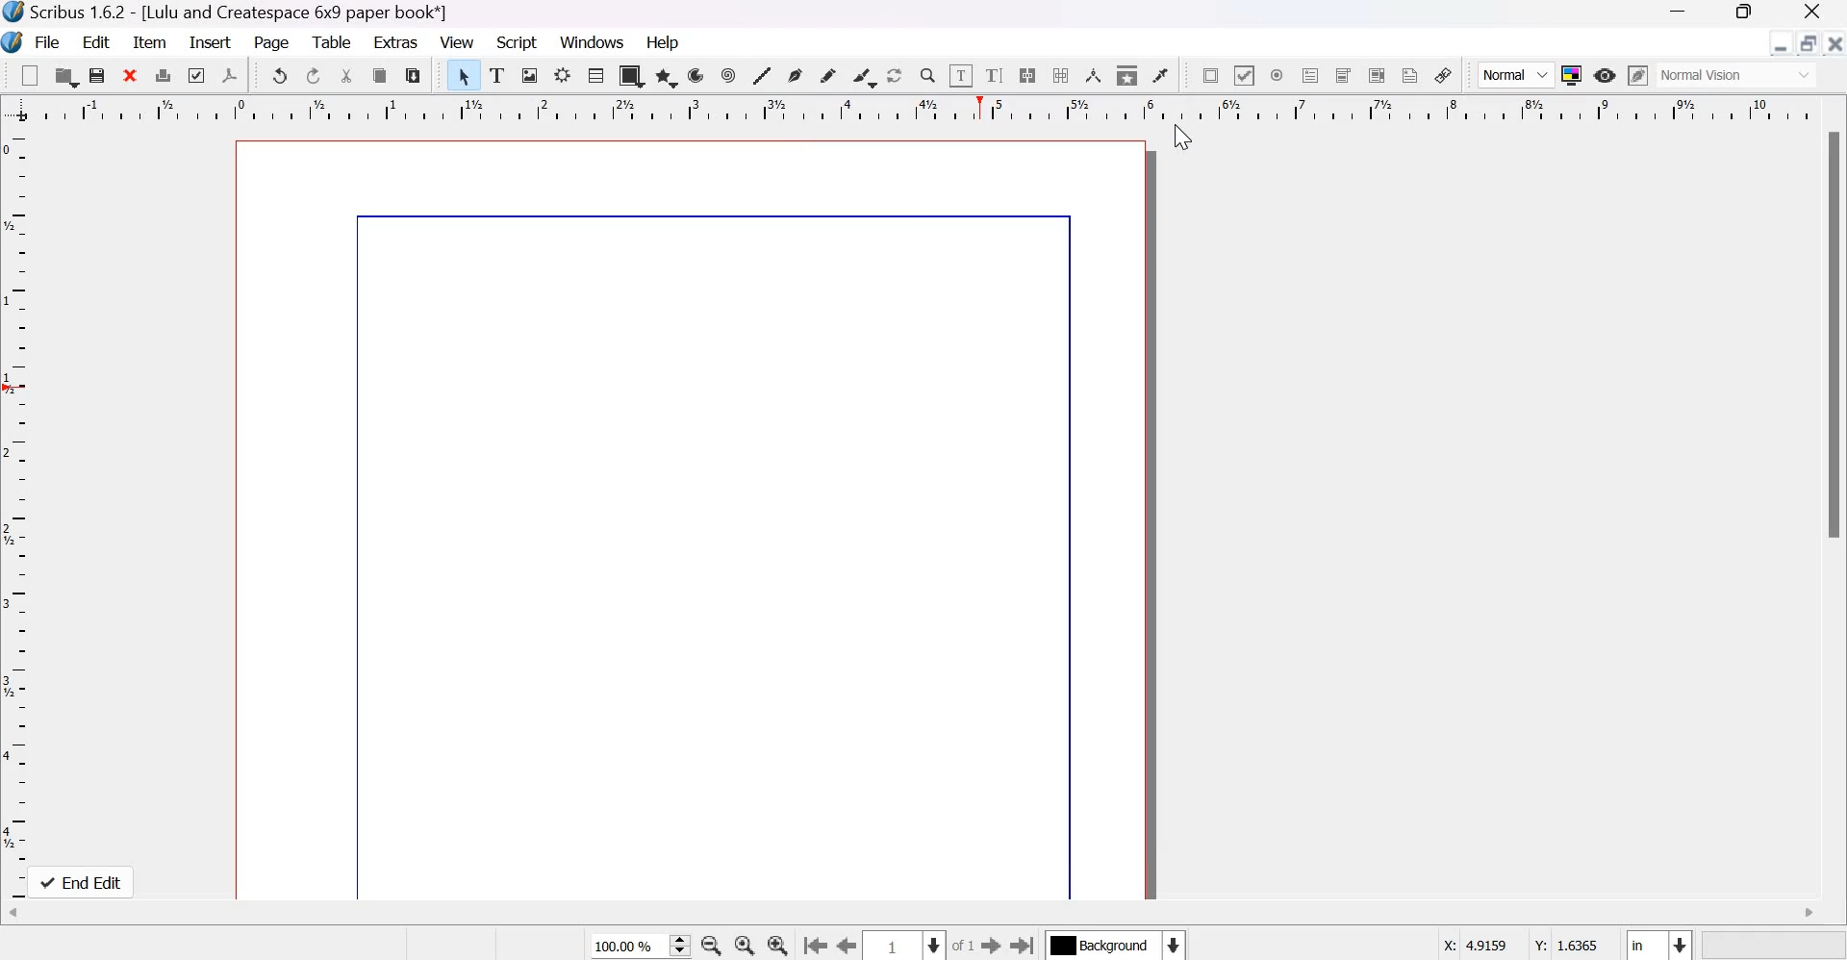 The height and width of the screenshot is (960, 1847). Describe the element at coordinates (271, 43) in the screenshot. I see `Page` at that location.